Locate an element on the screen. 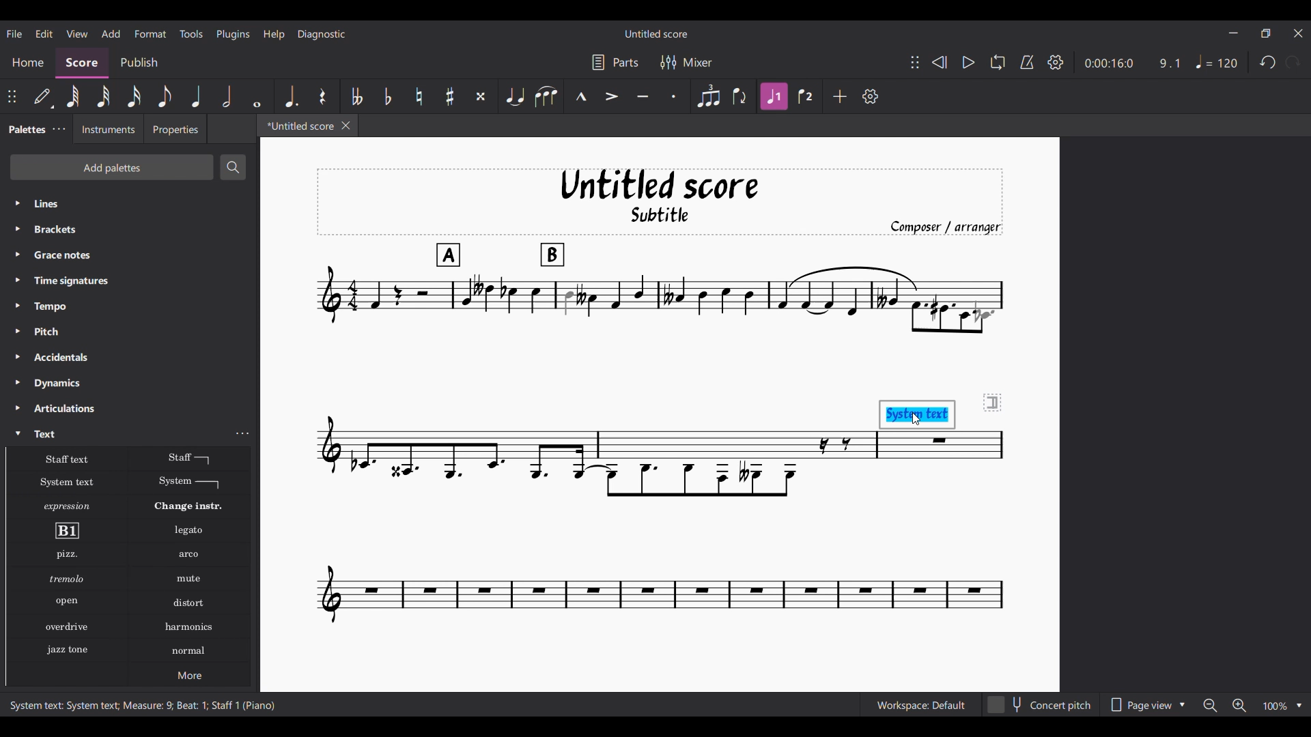 This screenshot has height=737, width=1311. Format menu is located at coordinates (151, 33).